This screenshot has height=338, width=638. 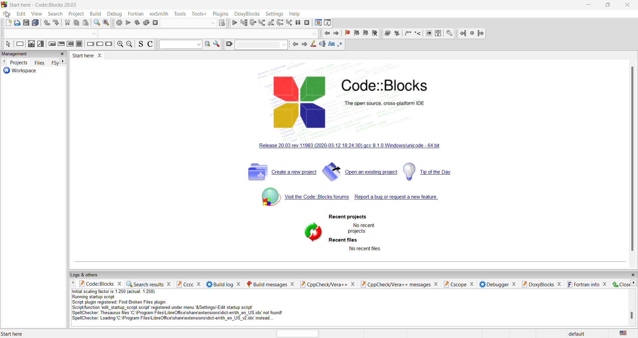 I want to click on replace, so click(x=106, y=24).